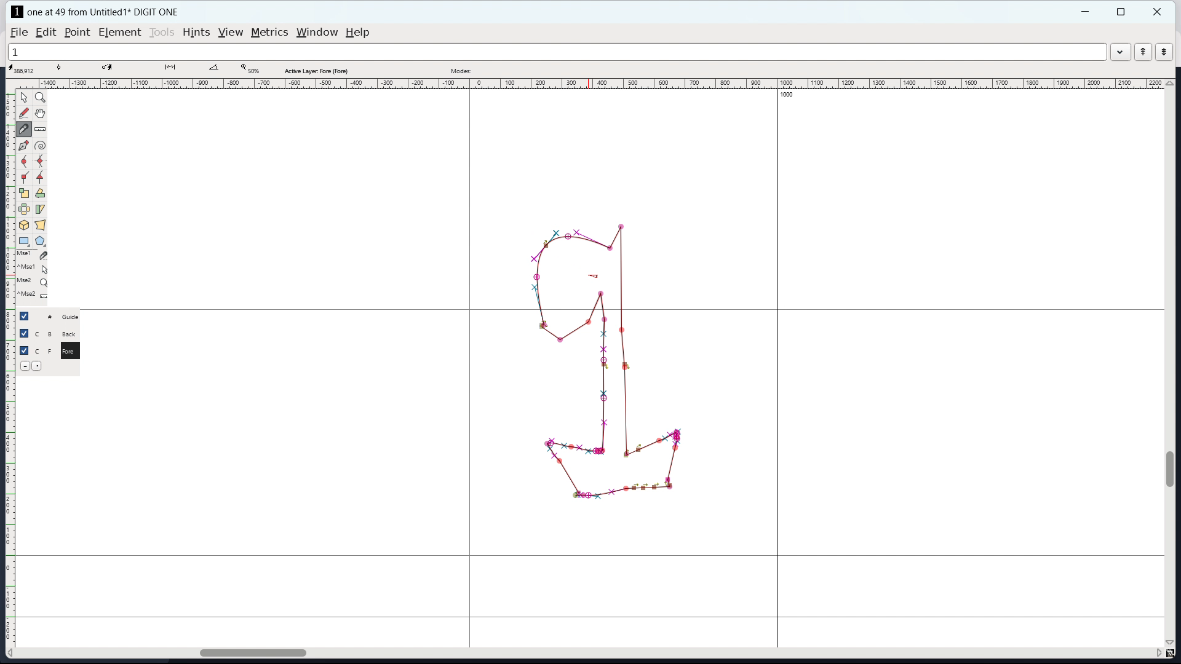 The image size is (1181, 664). Describe the element at coordinates (43, 349) in the screenshot. I see `C F` at that location.